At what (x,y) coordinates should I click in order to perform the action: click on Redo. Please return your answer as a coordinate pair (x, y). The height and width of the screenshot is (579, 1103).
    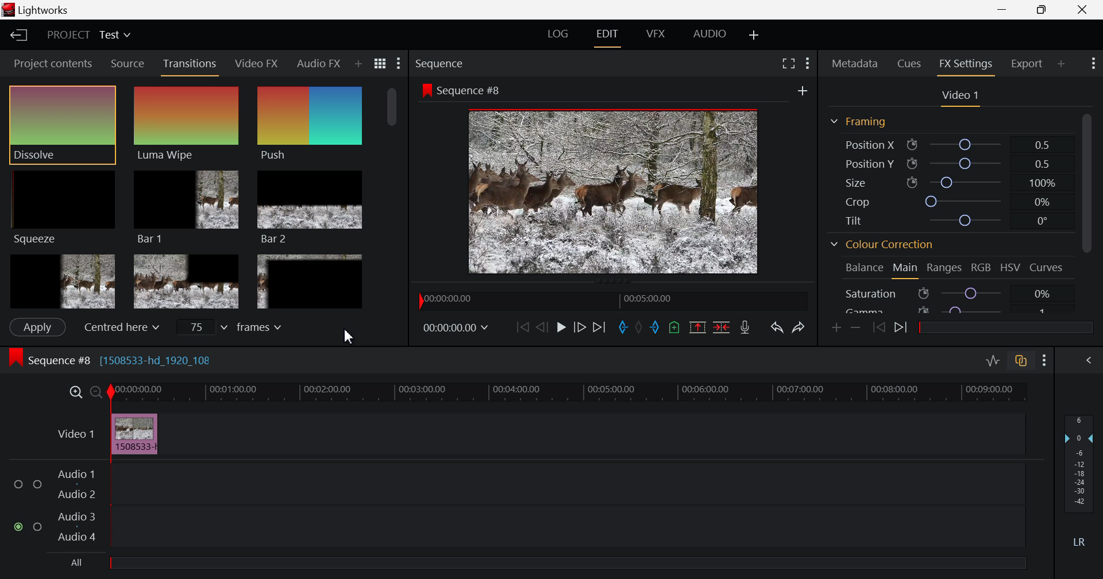
    Looking at the image, I should click on (799, 327).